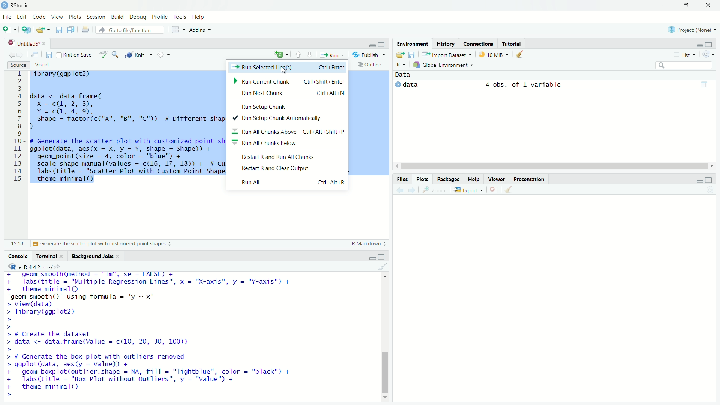 This screenshot has height=405, width=720. I want to click on Run Current Chunk Ctrl+Shift+Enter, so click(288, 80).